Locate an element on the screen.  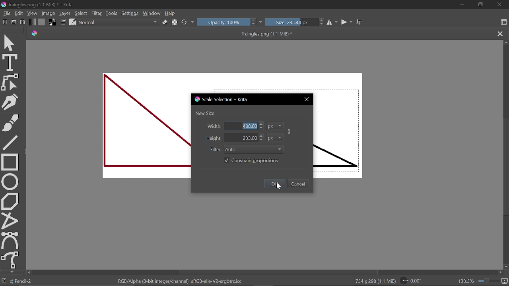
408.00 is located at coordinates (244, 126).